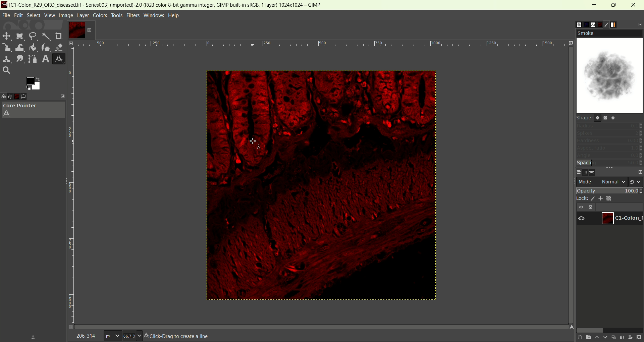  Describe the element at coordinates (6, 16) in the screenshot. I see `file` at that location.